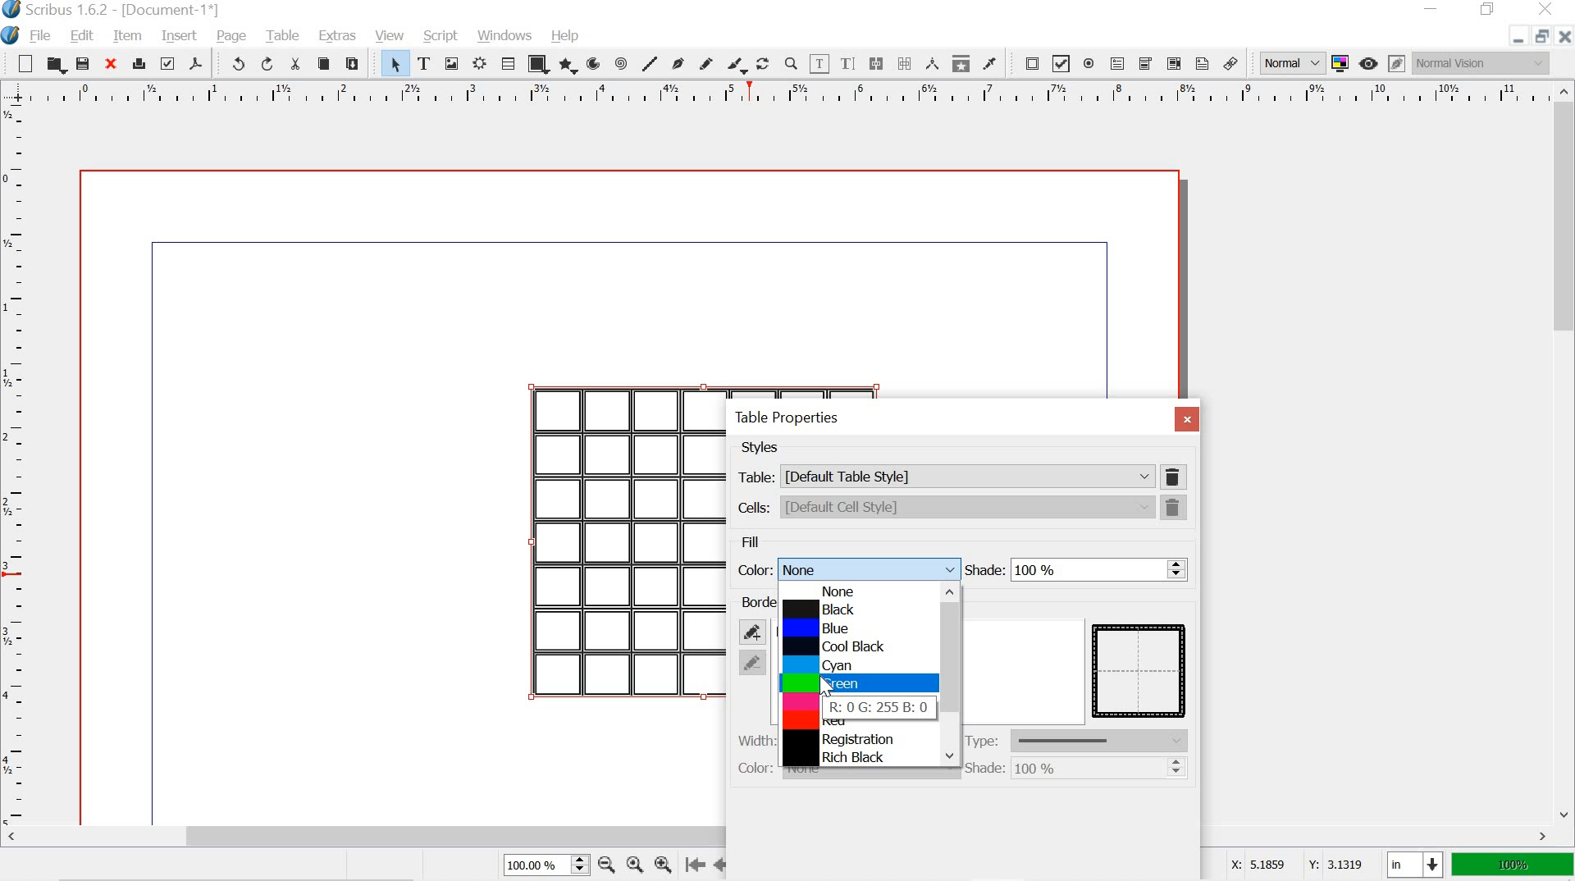 This screenshot has height=881, width=1575. What do you see at coordinates (1145, 64) in the screenshot?
I see `pdf combo box` at bounding box center [1145, 64].